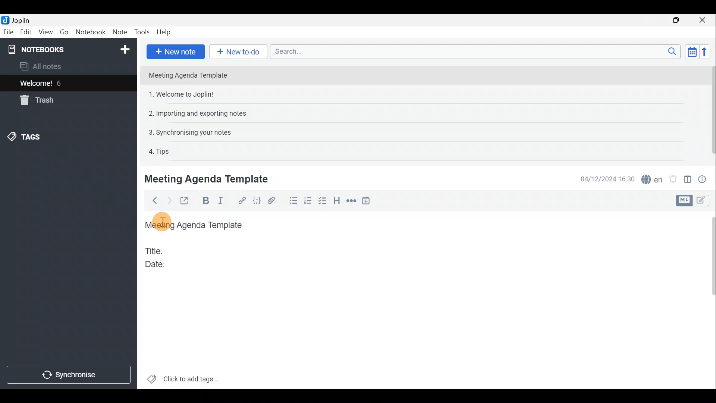  Describe the element at coordinates (37, 84) in the screenshot. I see `Welcome!` at that location.